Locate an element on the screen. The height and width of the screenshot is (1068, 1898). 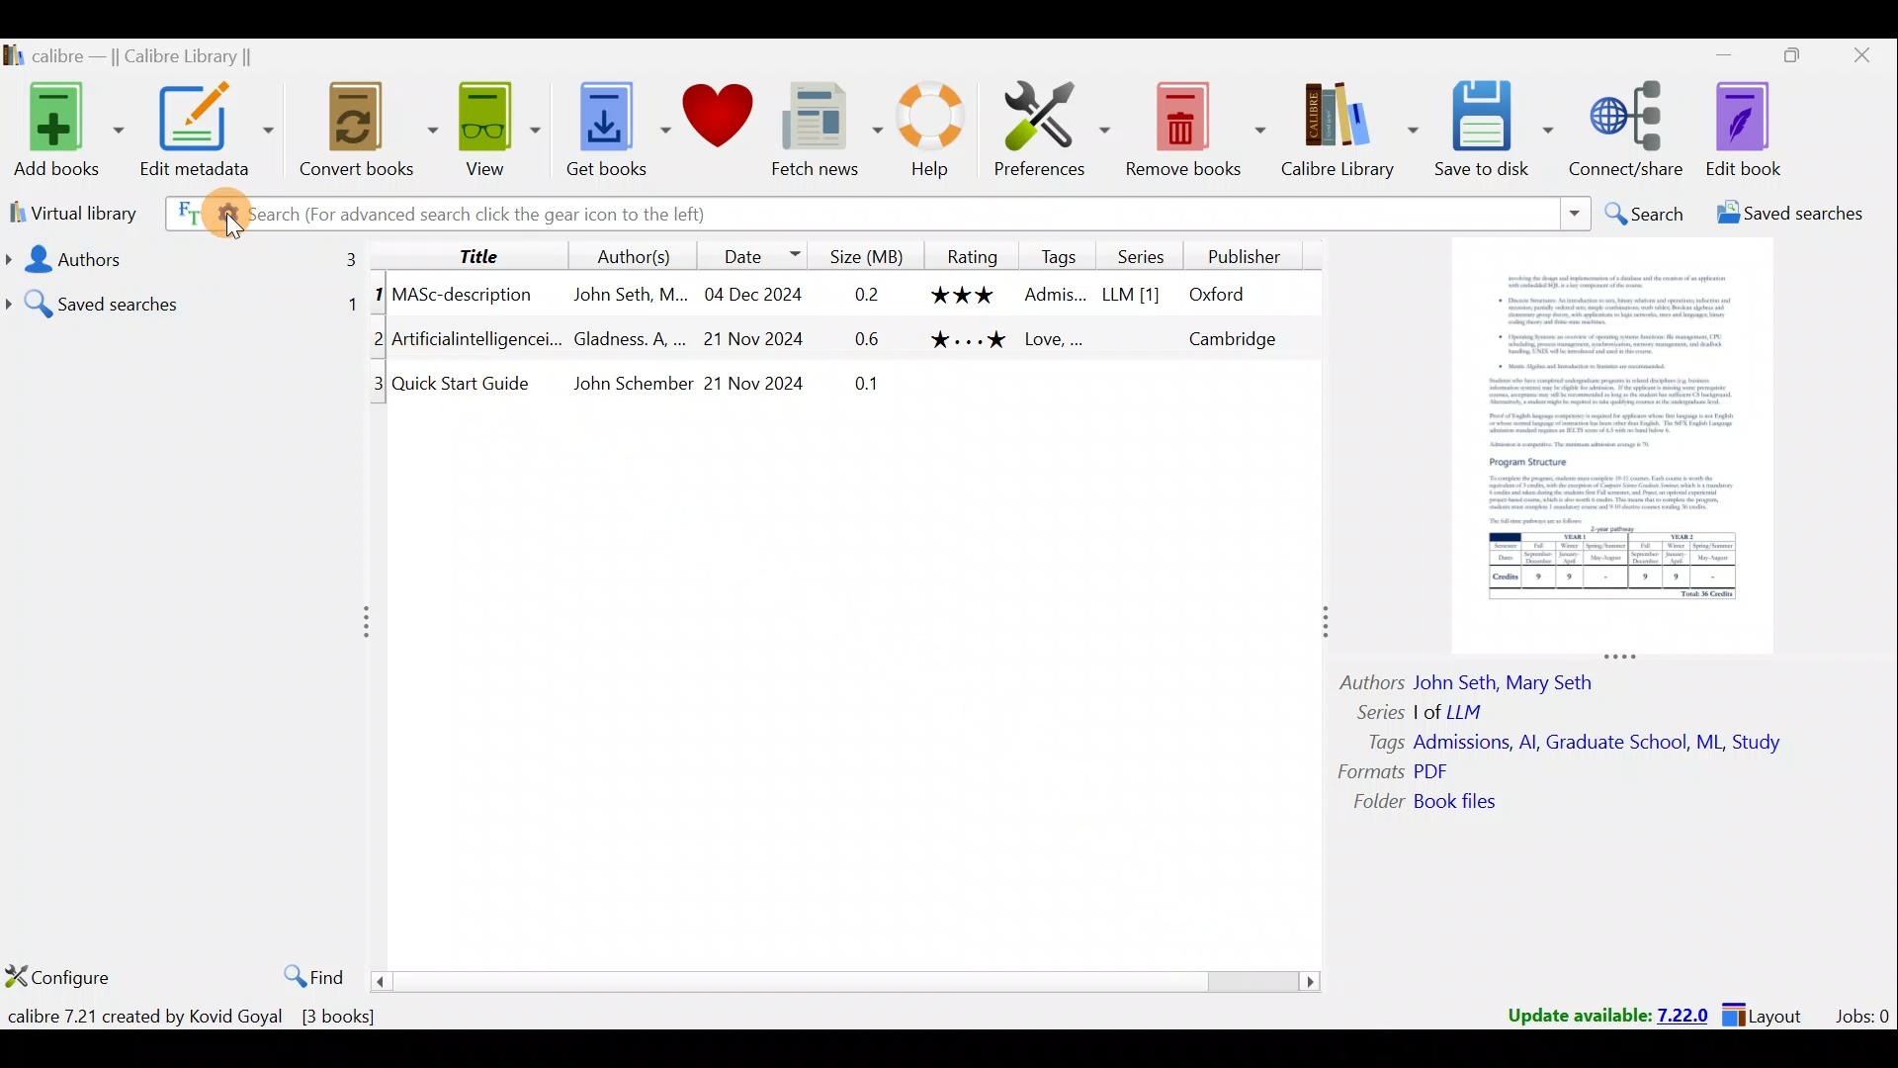
Oxford is located at coordinates (1227, 295).